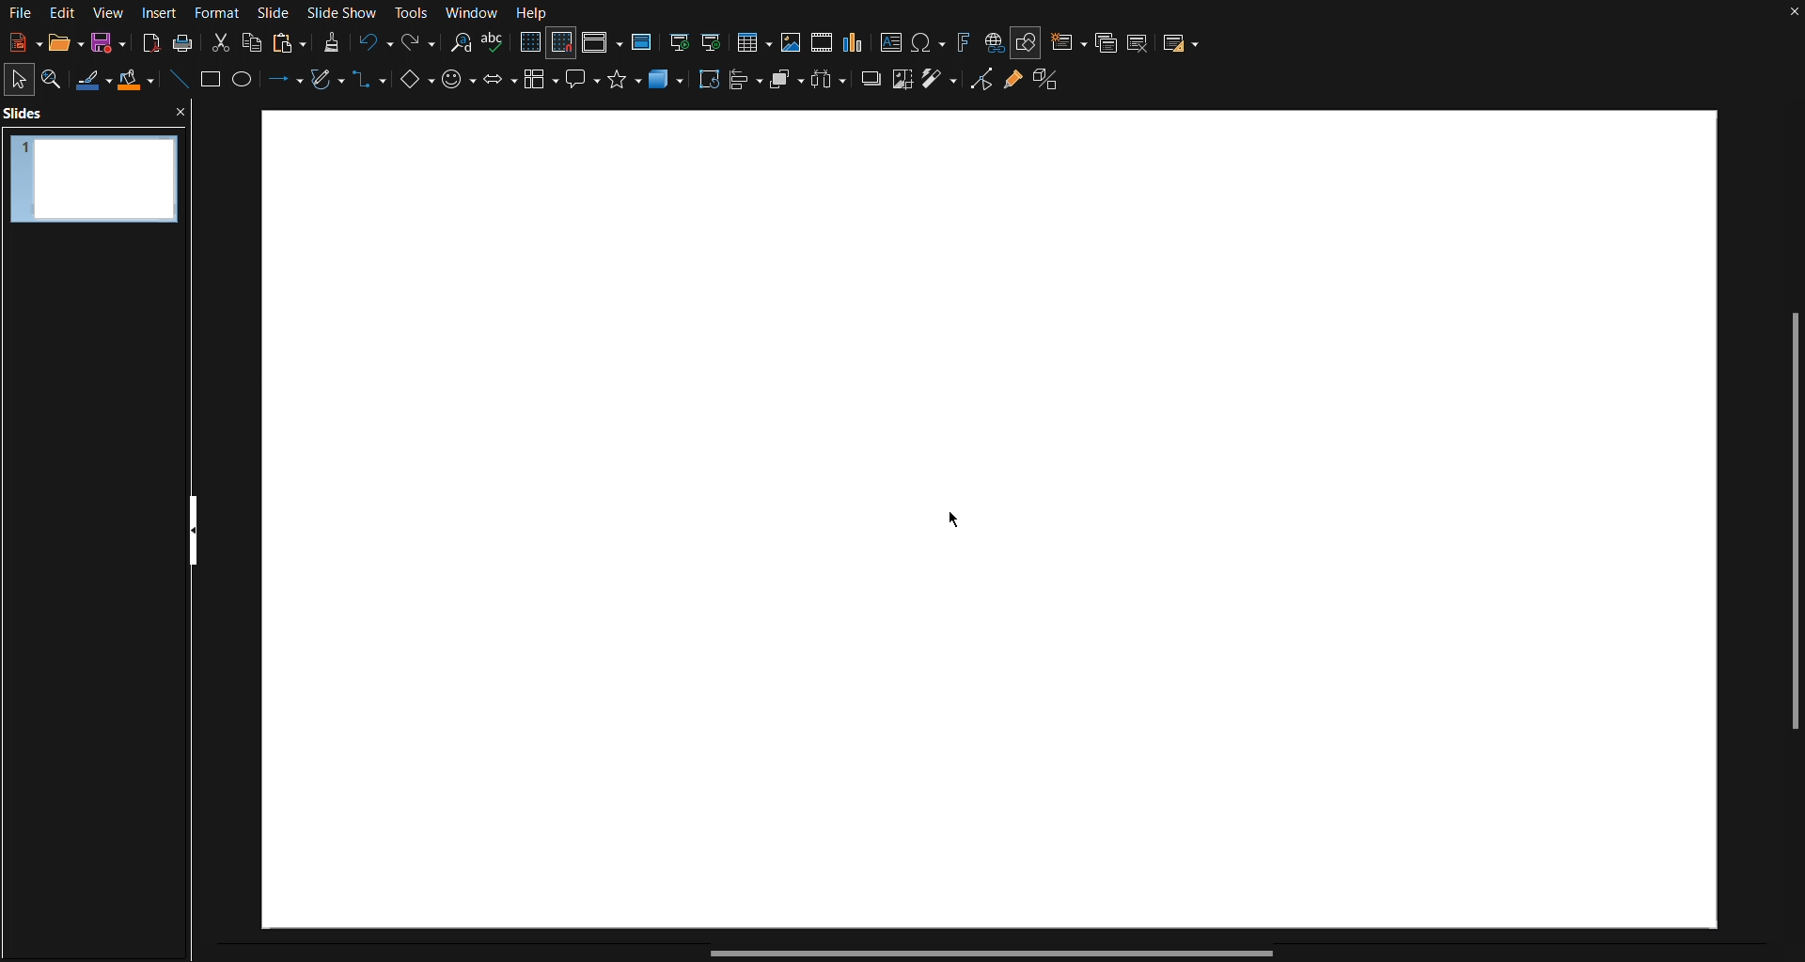 The width and height of the screenshot is (1805, 962). Describe the element at coordinates (541, 86) in the screenshot. I see `Flowcharts` at that location.